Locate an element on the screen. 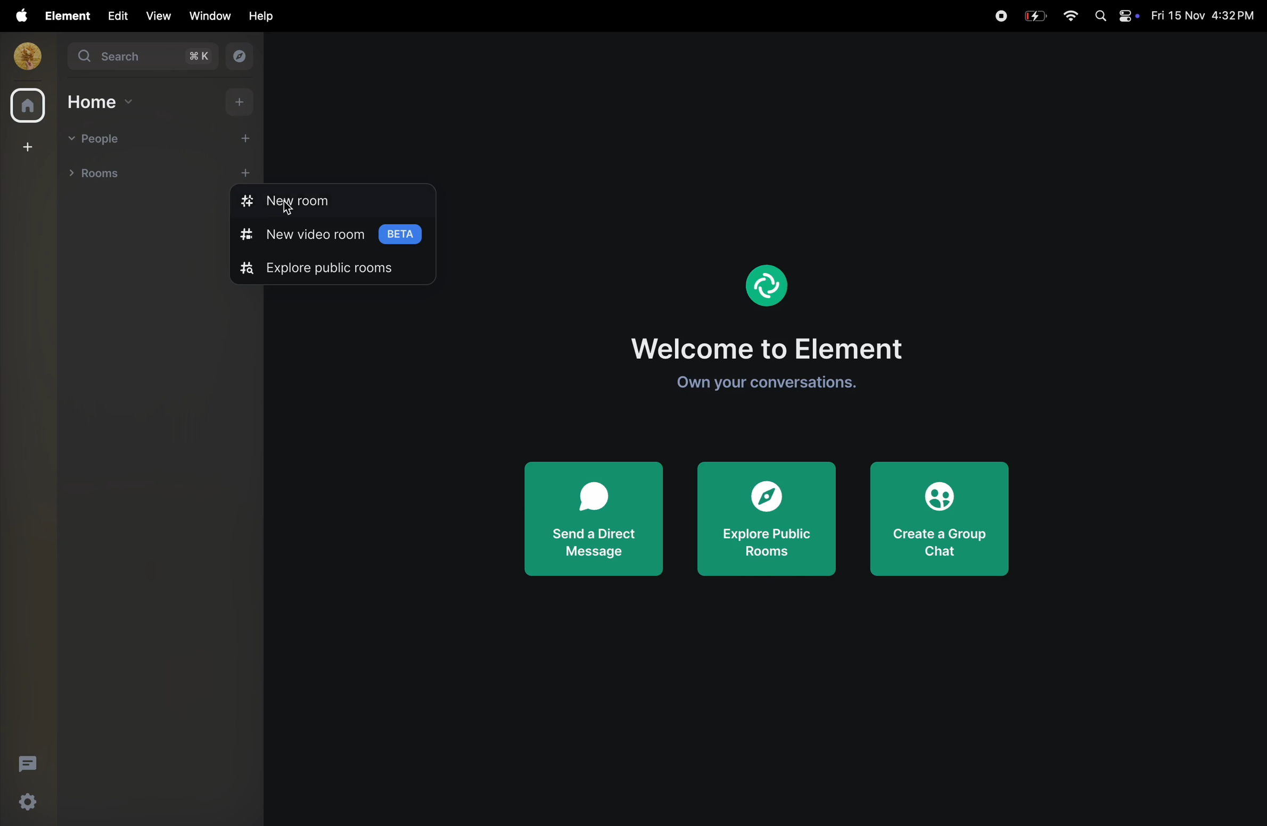 This screenshot has width=1267, height=826. view is located at coordinates (158, 15).